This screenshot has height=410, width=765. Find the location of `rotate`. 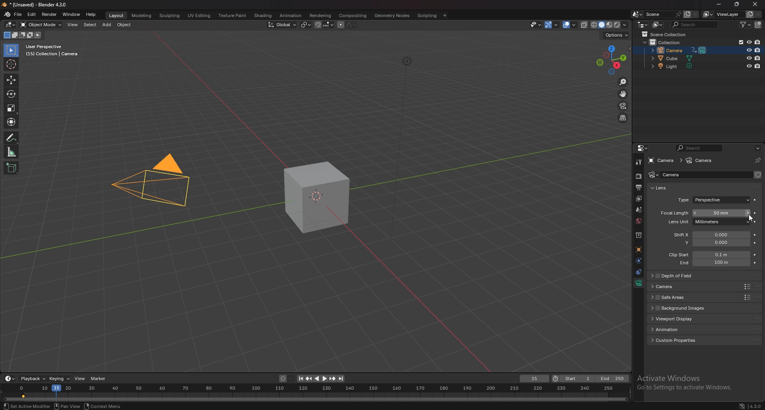

rotate is located at coordinates (11, 94).